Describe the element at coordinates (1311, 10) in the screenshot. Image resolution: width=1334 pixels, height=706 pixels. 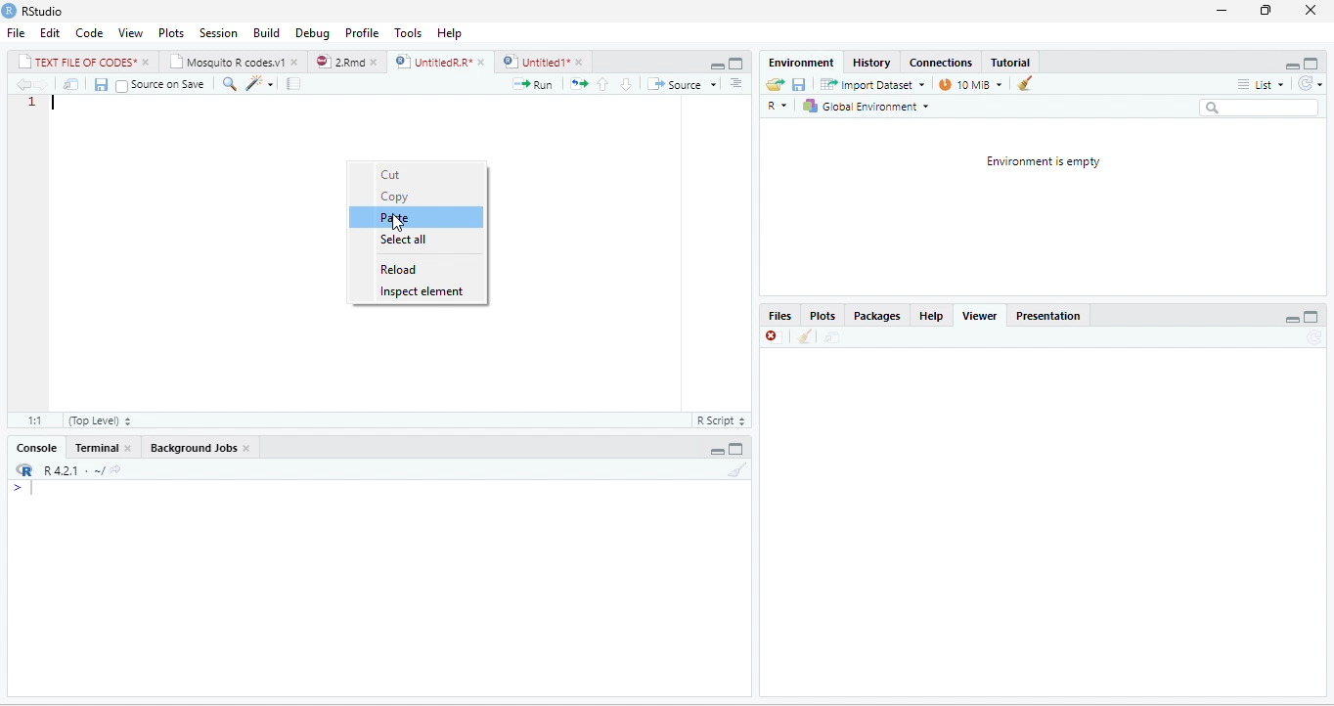
I see `close` at that location.